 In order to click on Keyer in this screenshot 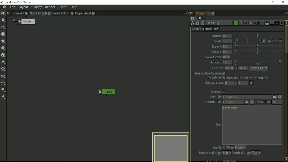, I will do `click(4, 55)`.